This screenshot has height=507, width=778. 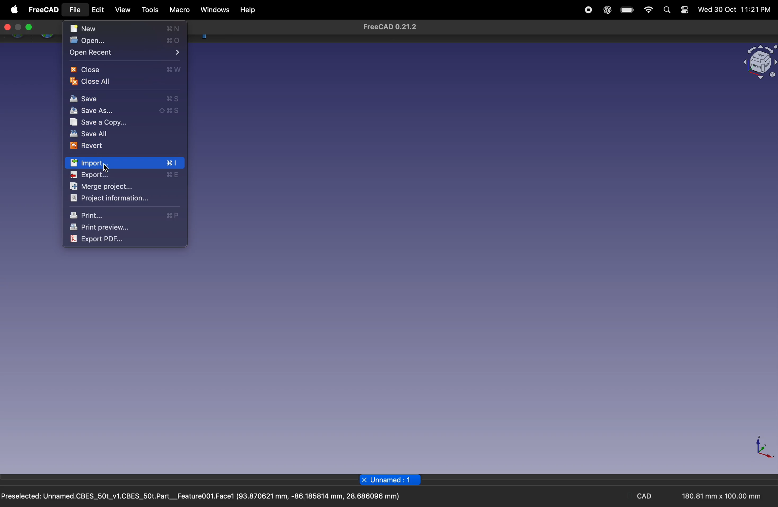 What do you see at coordinates (214, 10) in the screenshot?
I see `windows` at bounding box center [214, 10].